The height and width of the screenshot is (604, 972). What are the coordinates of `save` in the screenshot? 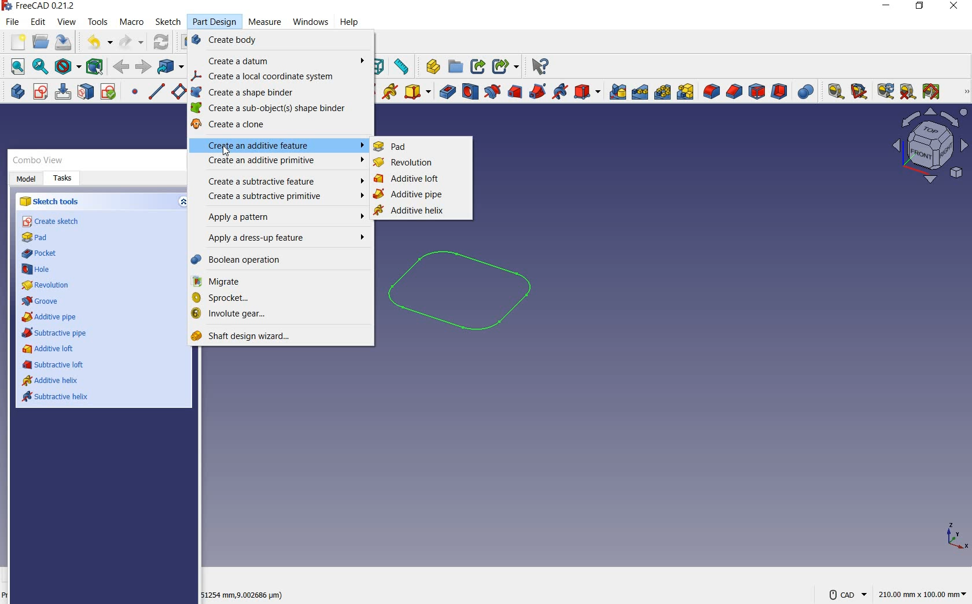 It's located at (65, 42).